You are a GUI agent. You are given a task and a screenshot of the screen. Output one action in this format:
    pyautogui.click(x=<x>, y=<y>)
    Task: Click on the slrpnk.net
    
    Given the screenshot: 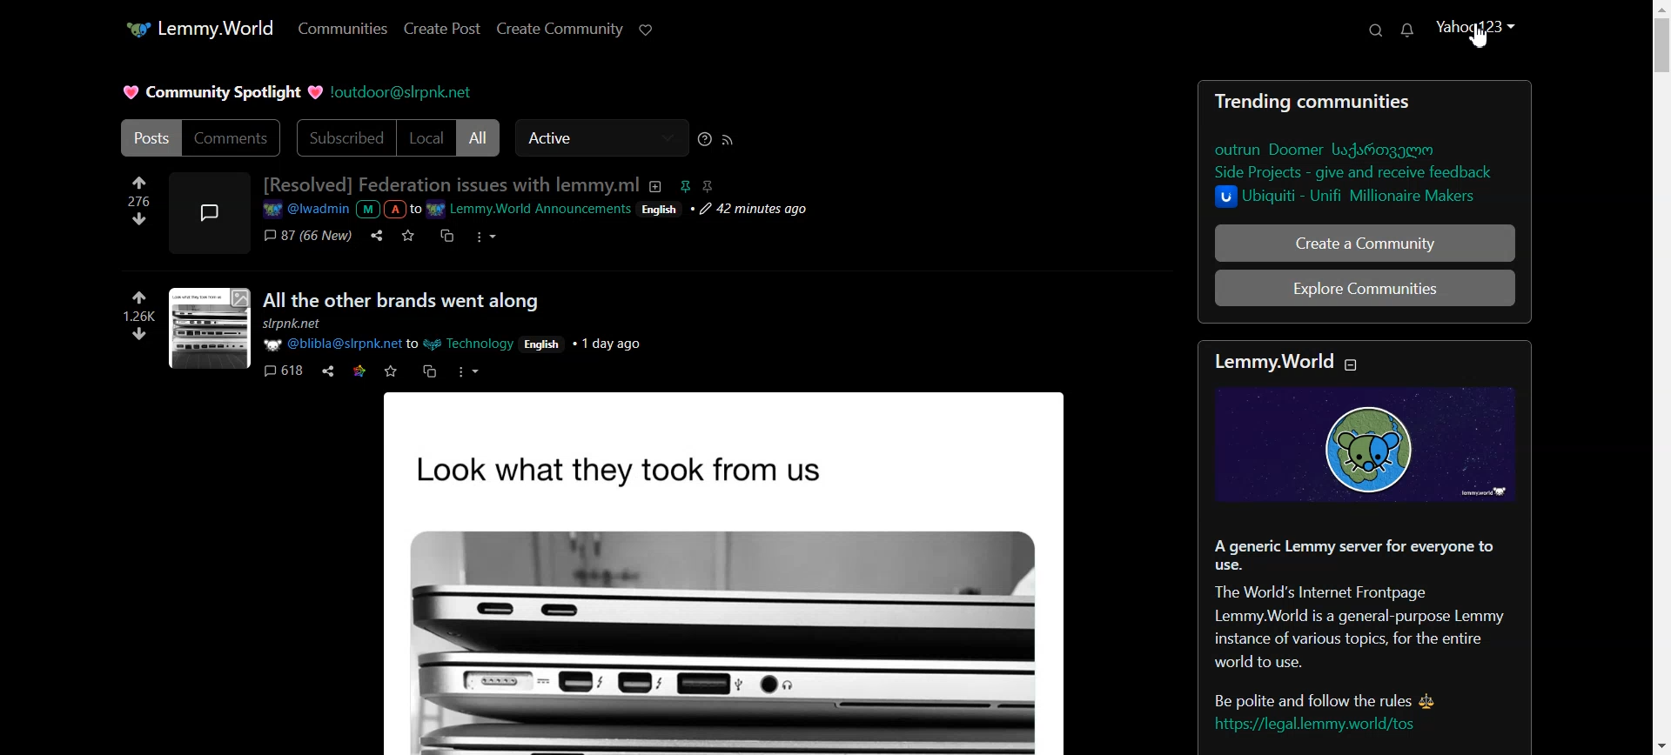 What is the action you would take?
    pyautogui.click(x=292, y=324)
    